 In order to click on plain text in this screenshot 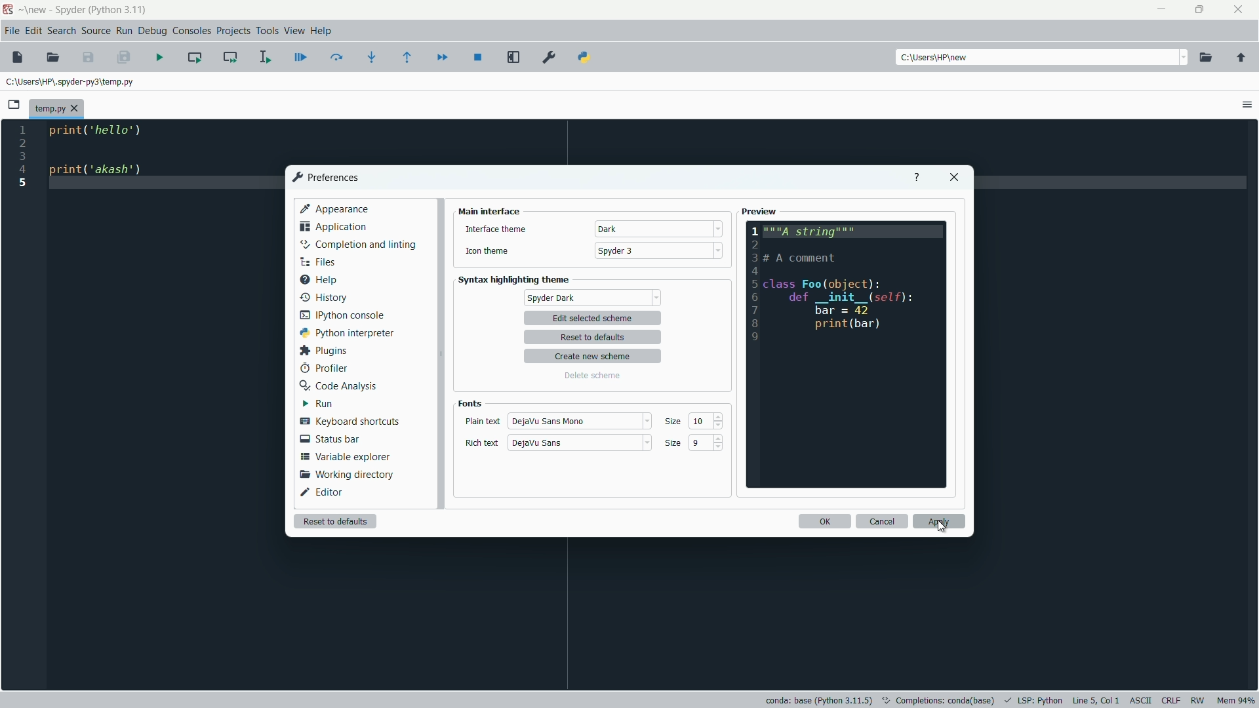, I will do `click(482, 422)`.